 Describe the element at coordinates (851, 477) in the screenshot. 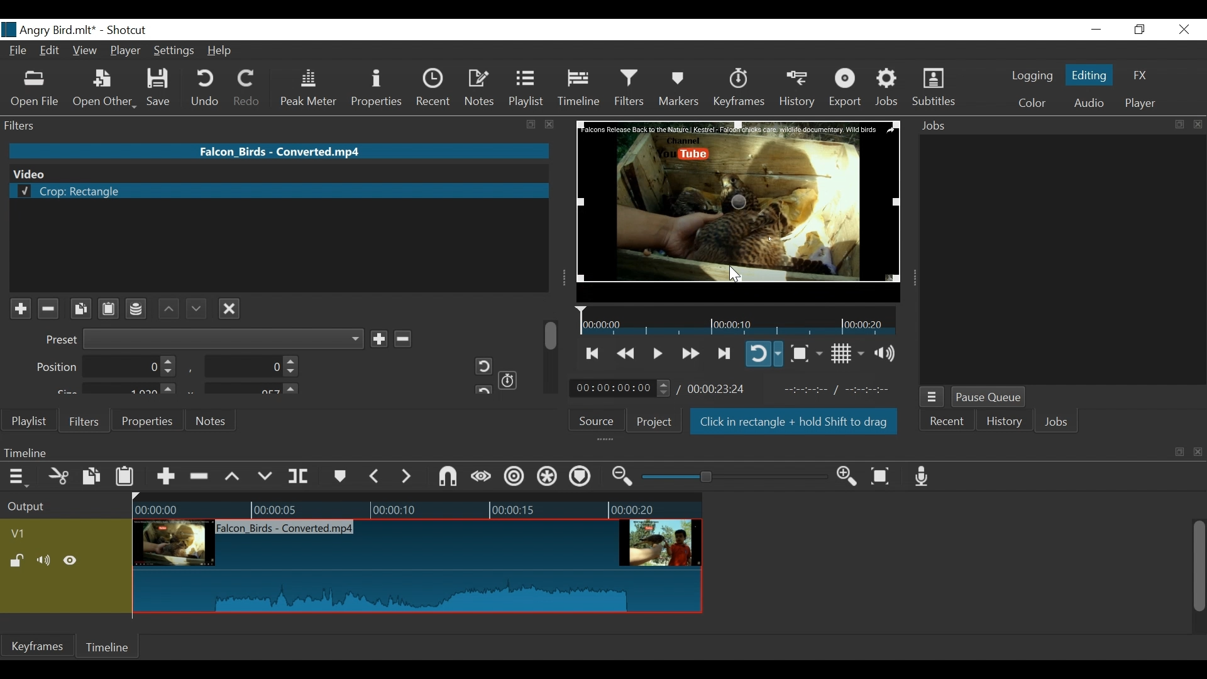

I see `Zoom timeline in` at that location.